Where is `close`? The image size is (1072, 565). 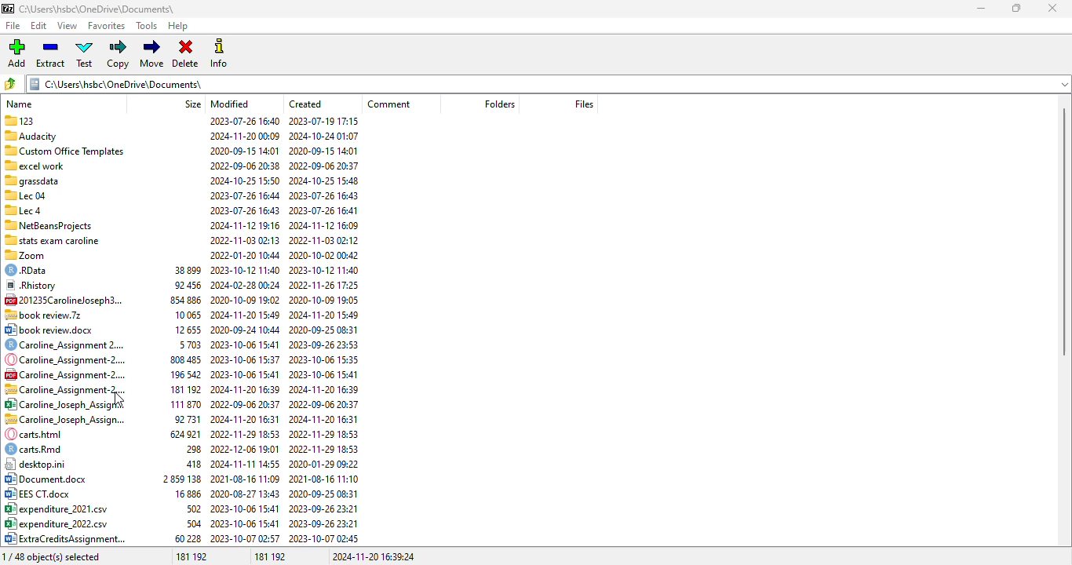
close is located at coordinates (1052, 8).